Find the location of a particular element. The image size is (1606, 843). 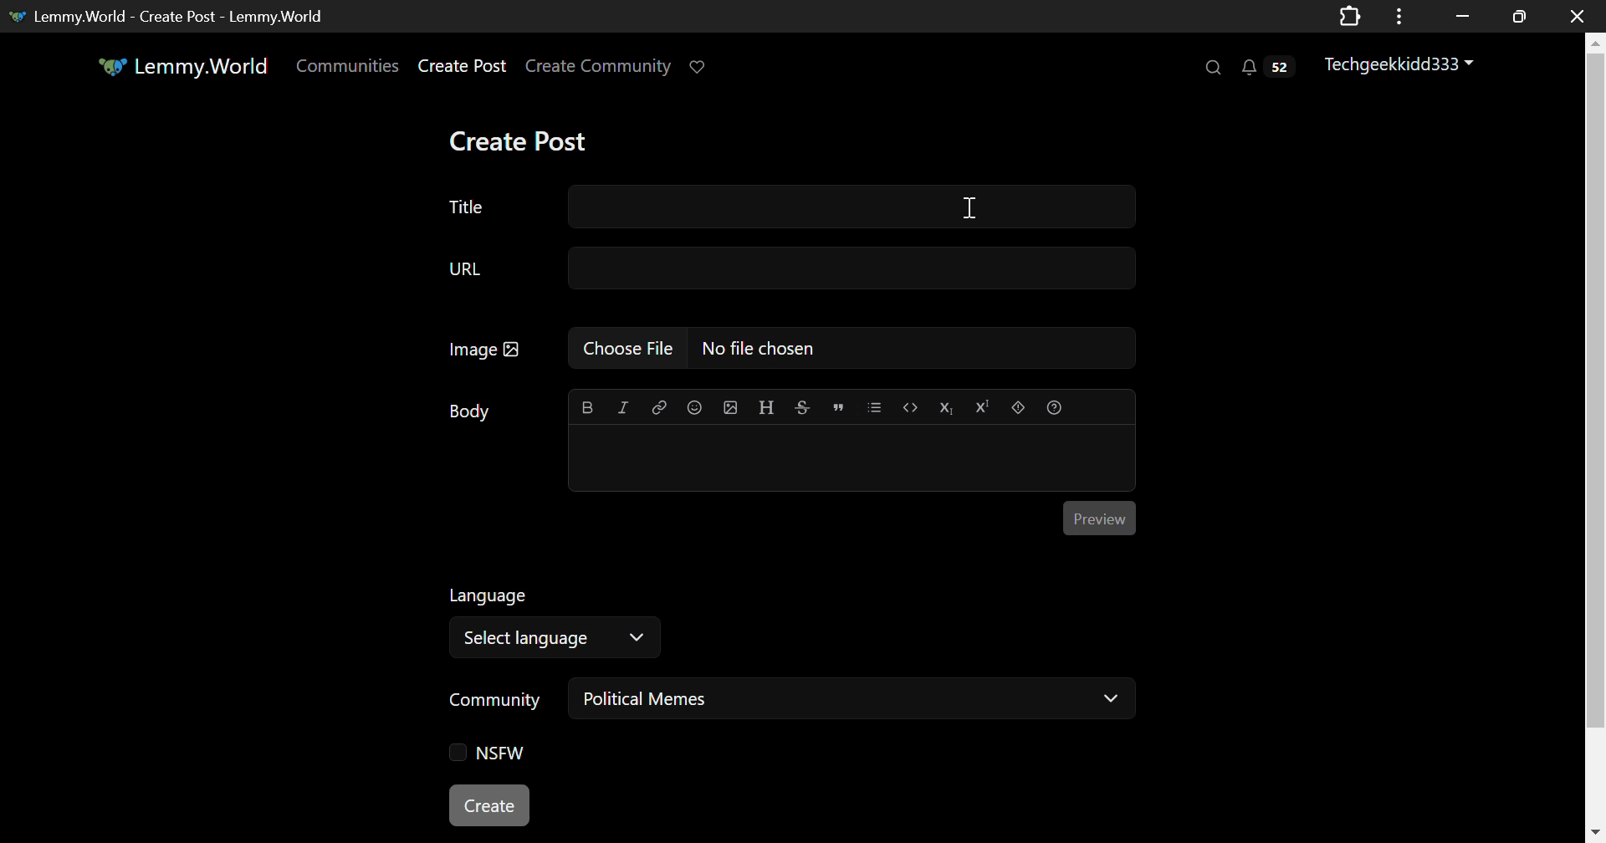

Create Post Page Link is located at coordinates (462, 67).